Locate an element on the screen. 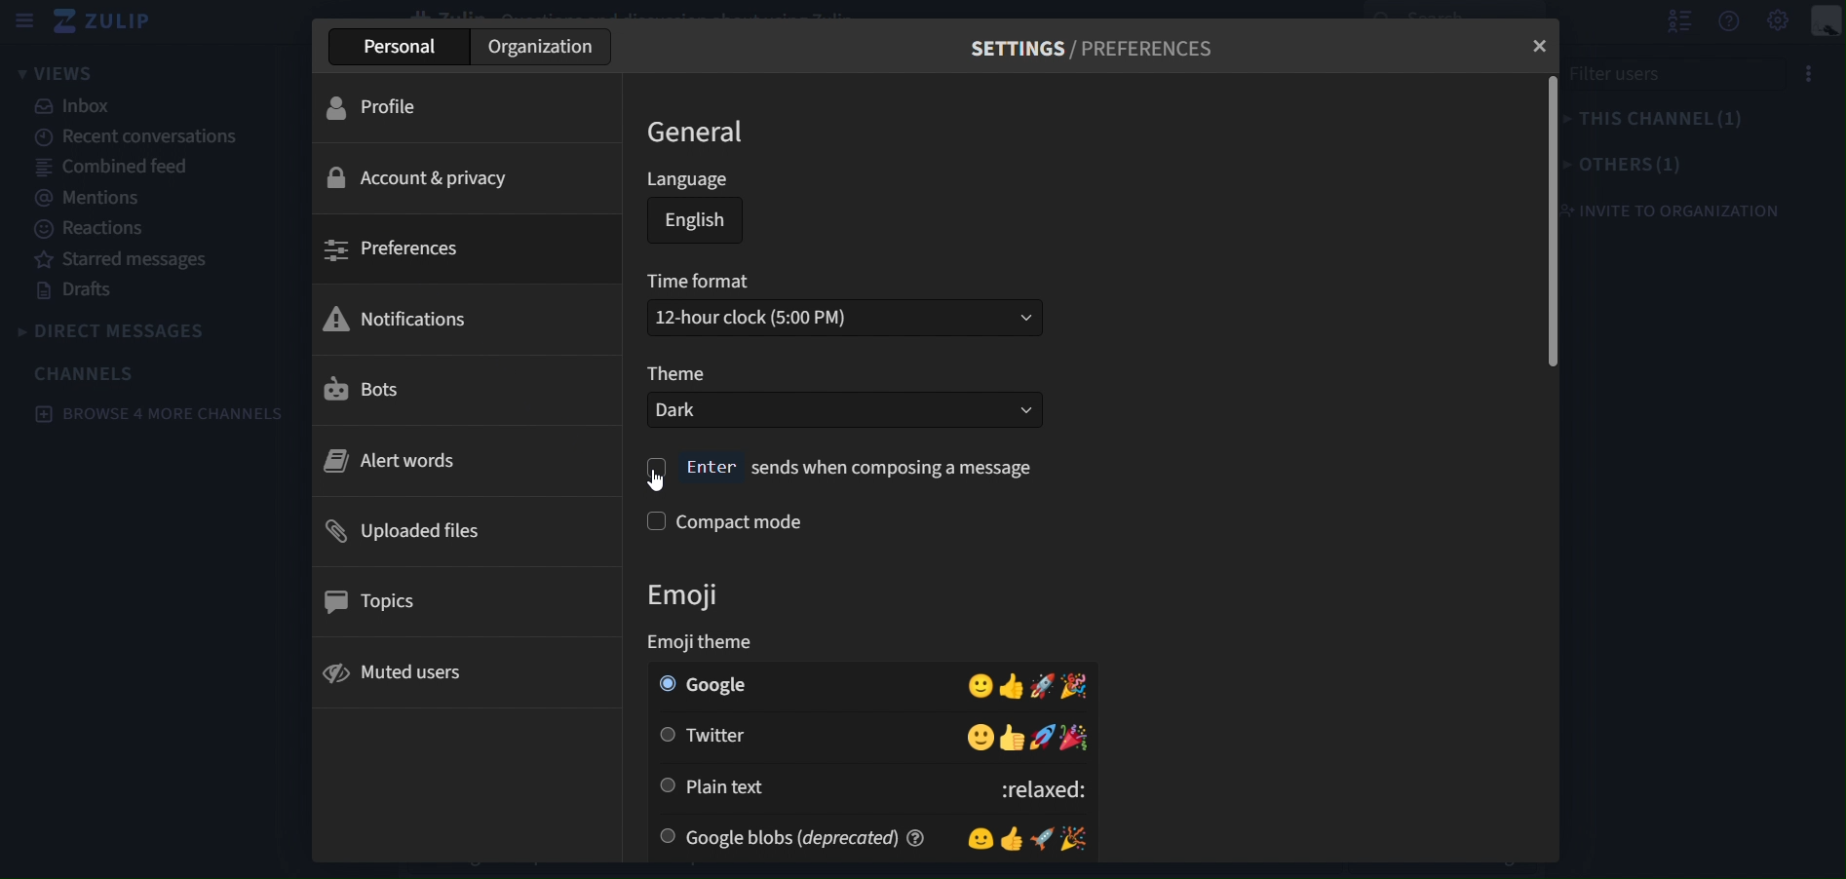  alert words is located at coordinates (448, 459).